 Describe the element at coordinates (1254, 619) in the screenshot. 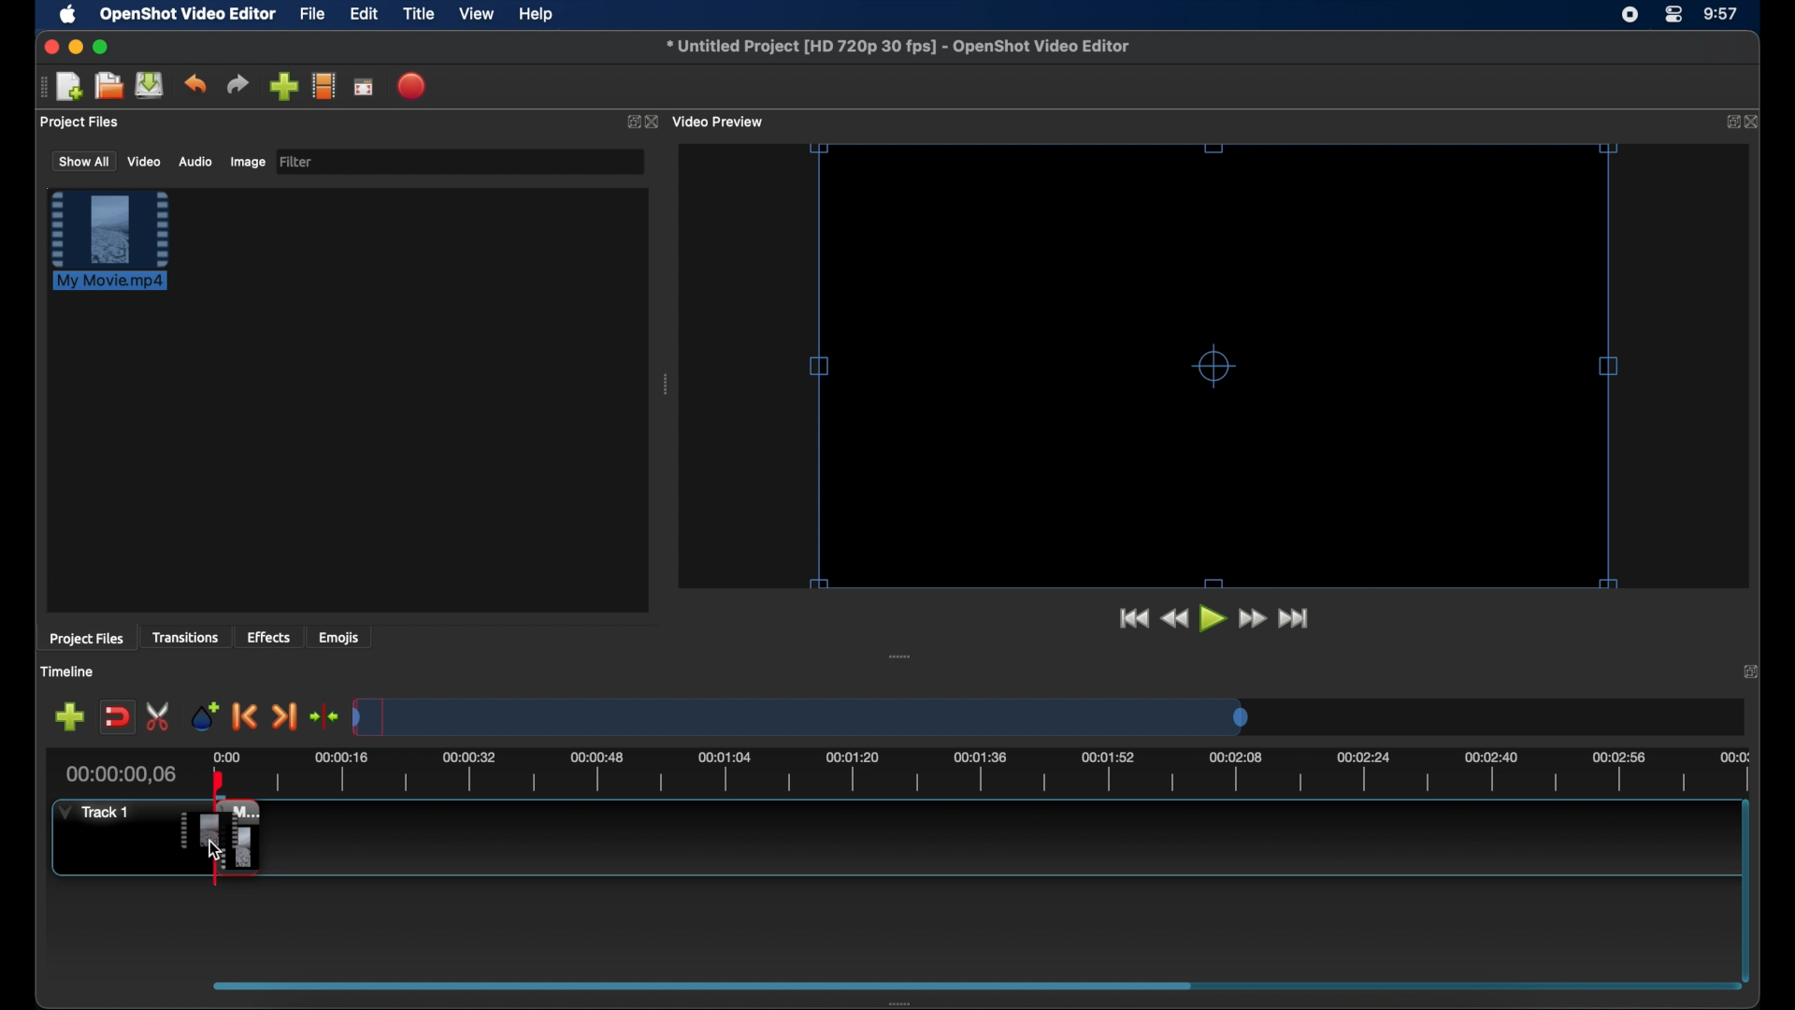

I see `fast forward` at that location.